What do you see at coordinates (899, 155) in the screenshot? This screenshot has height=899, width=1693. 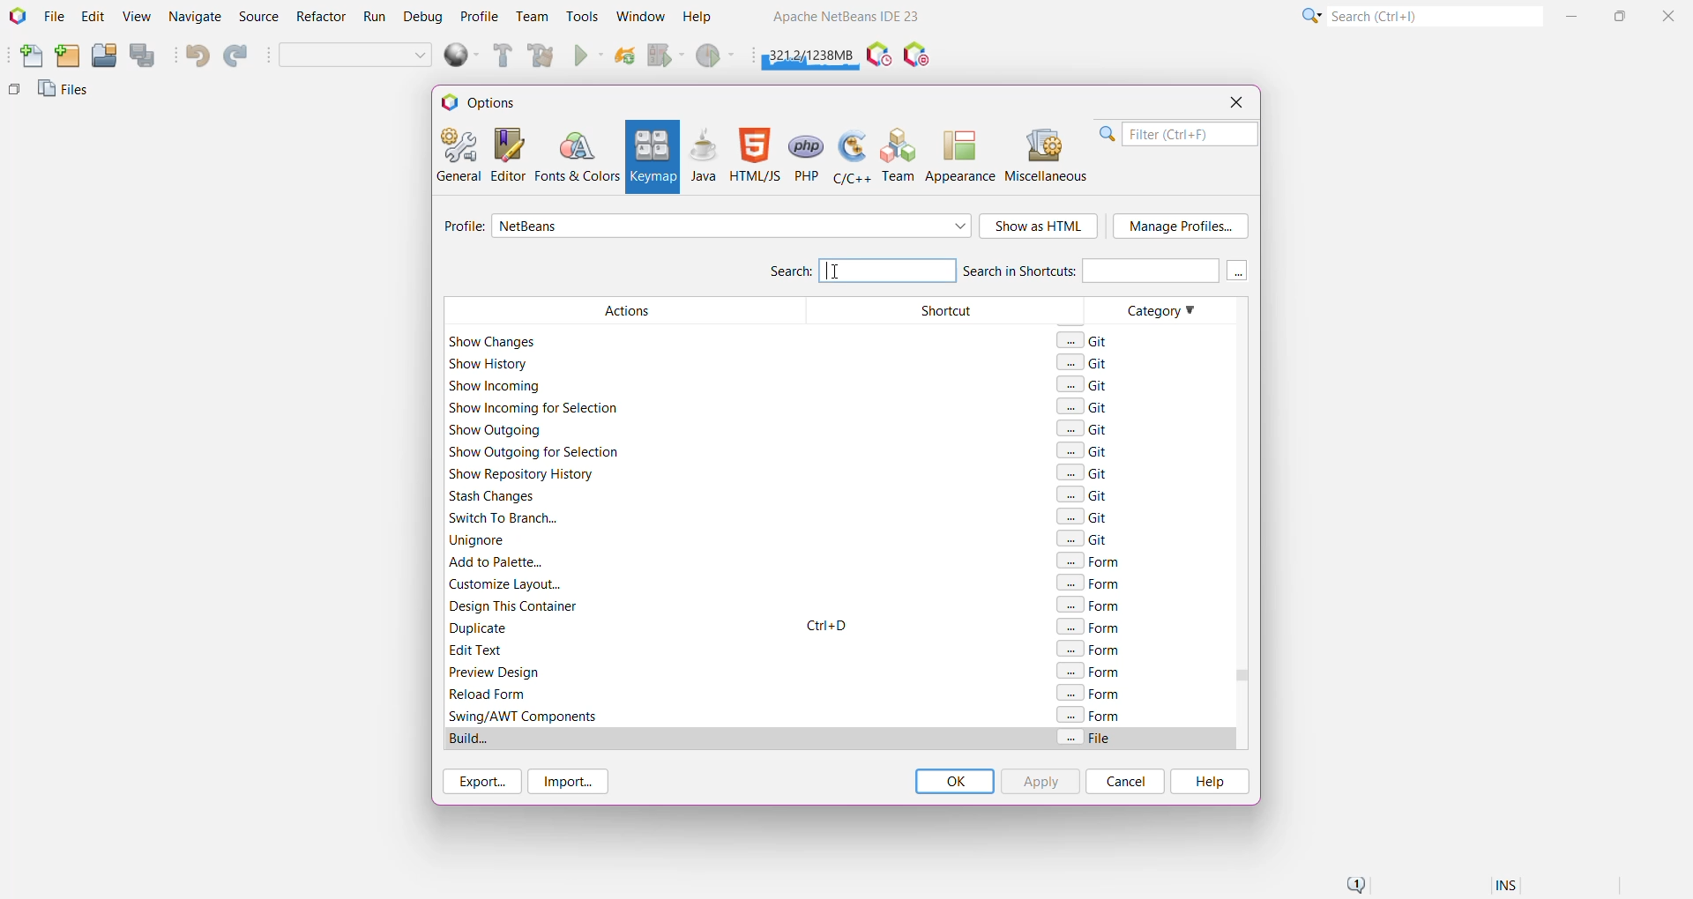 I see `Team` at bounding box center [899, 155].